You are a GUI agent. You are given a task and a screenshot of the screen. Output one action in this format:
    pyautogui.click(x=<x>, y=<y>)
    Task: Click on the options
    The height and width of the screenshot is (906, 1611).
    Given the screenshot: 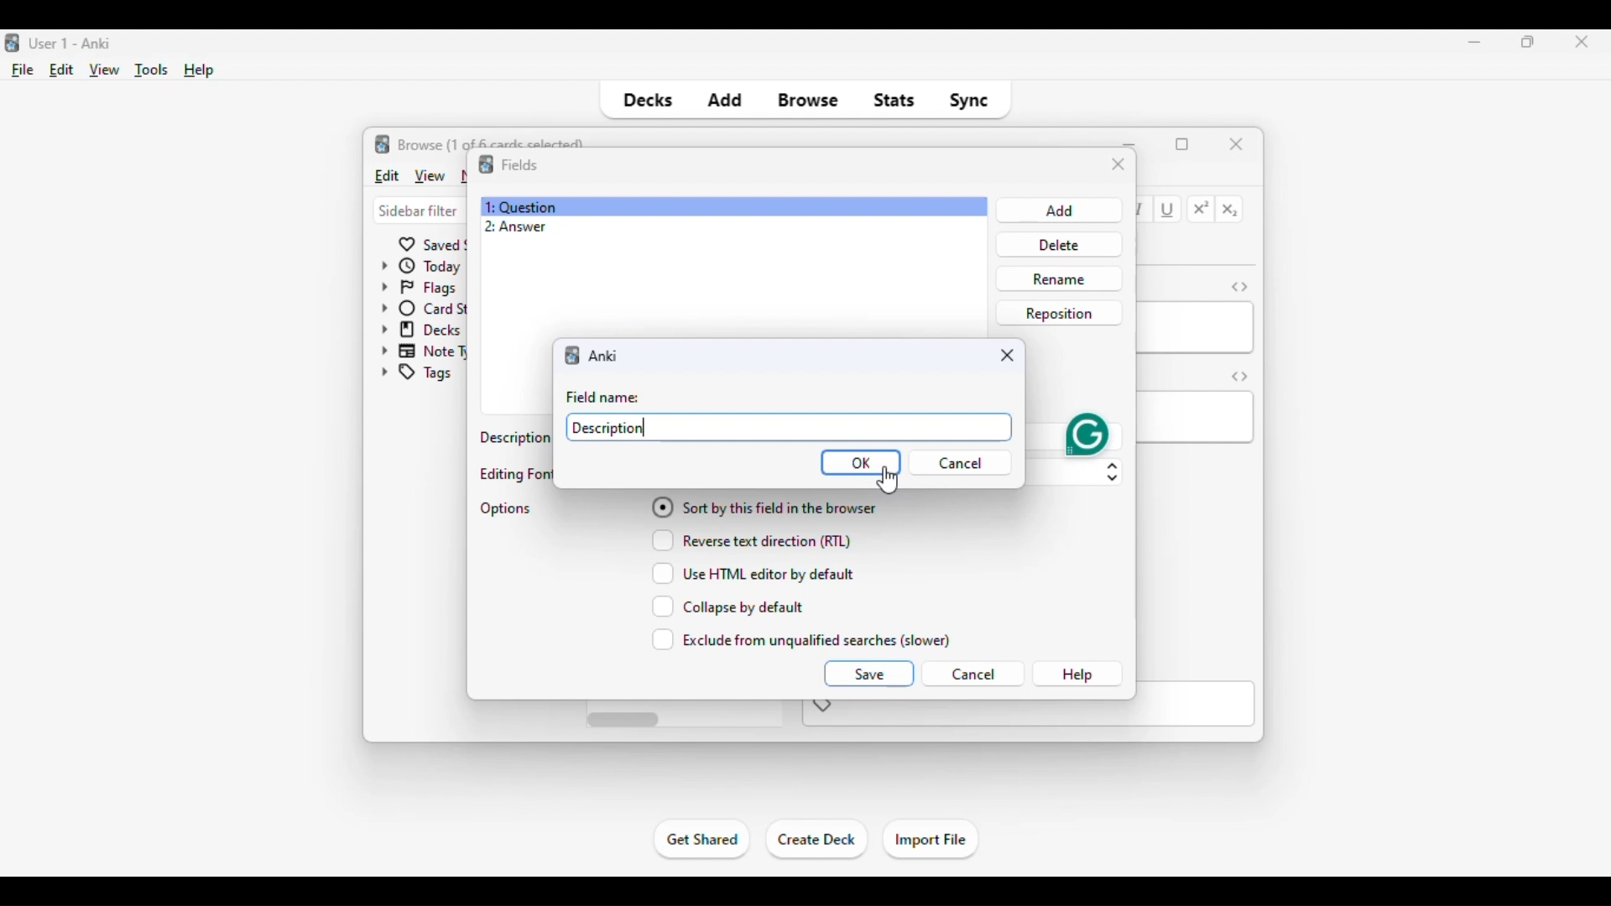 What is the action you would take?
    pyautogui.click(x=507, y=508)
    